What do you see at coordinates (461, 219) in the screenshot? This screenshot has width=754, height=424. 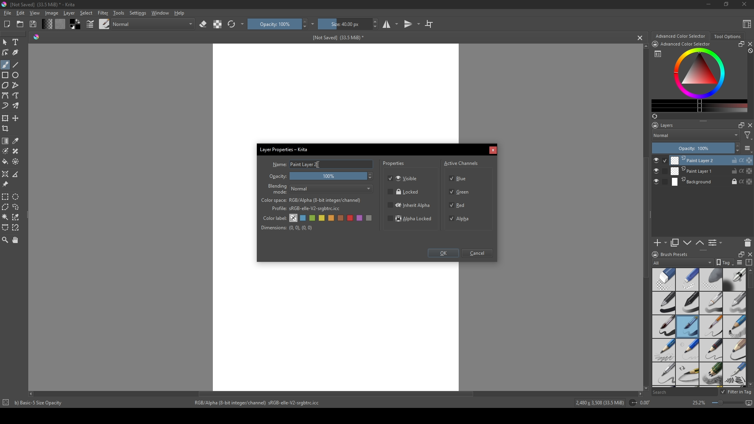 I see `Alpha` at bounding box center [461, 219].